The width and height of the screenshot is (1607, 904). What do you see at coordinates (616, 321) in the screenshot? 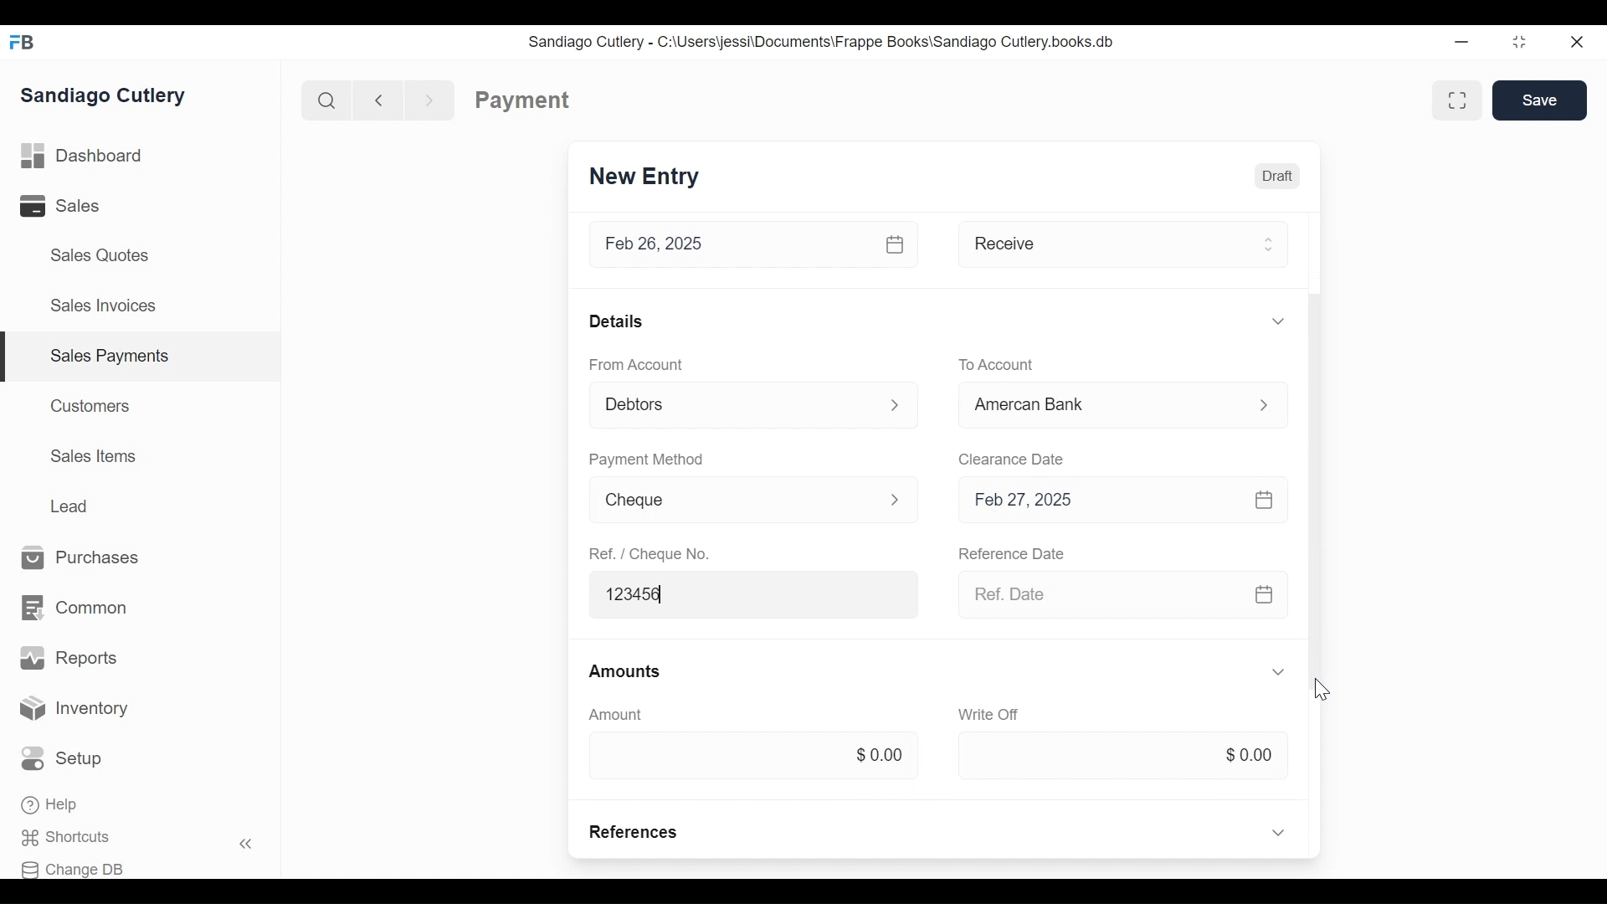
I see `Details` at bounding box center [616, 321].